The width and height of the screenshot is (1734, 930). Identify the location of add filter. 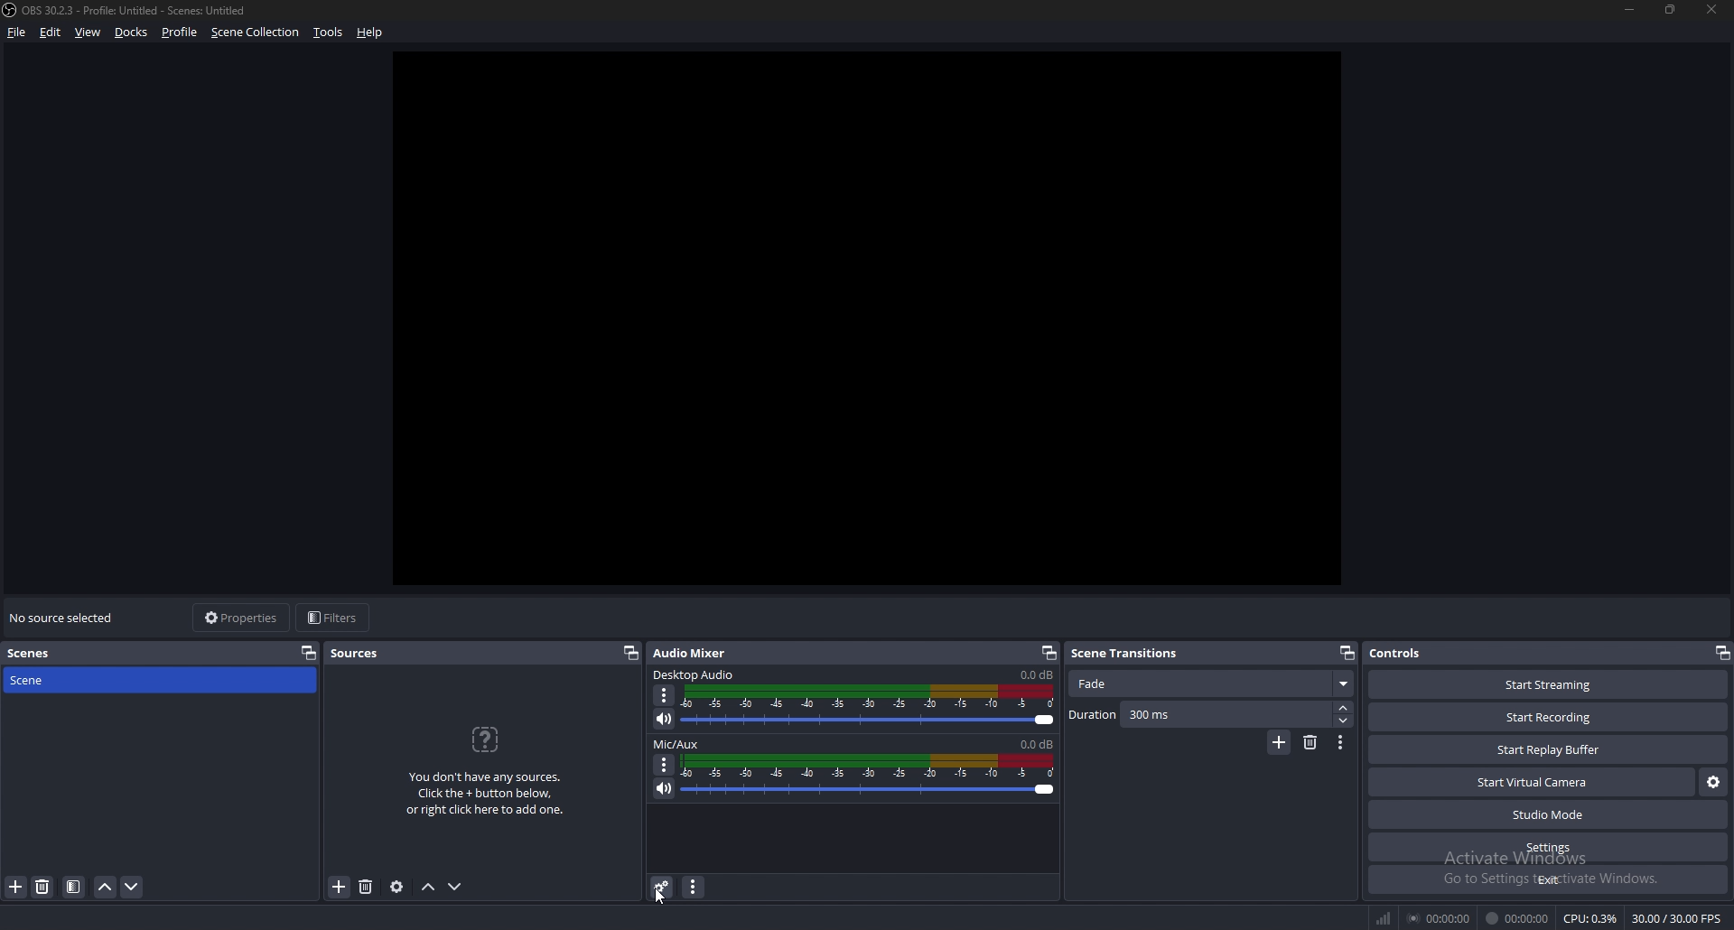
(16, 887).